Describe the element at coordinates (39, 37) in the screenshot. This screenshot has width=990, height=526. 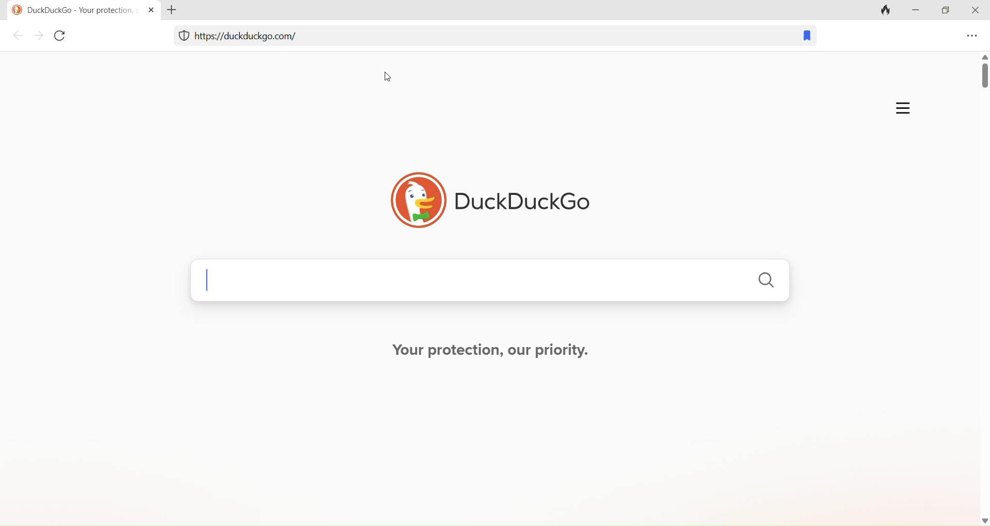
I see `forward` at that location.